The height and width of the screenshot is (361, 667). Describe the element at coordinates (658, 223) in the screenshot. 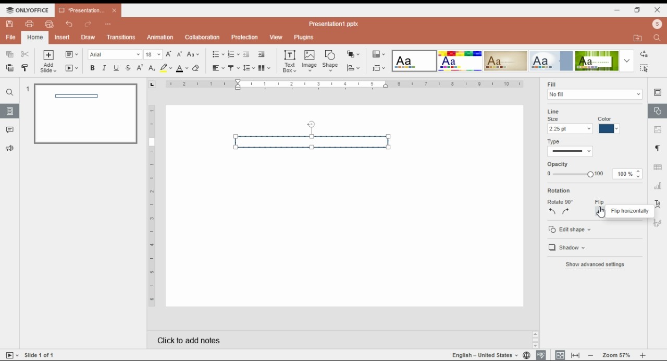

I see `signature settings` at that location.